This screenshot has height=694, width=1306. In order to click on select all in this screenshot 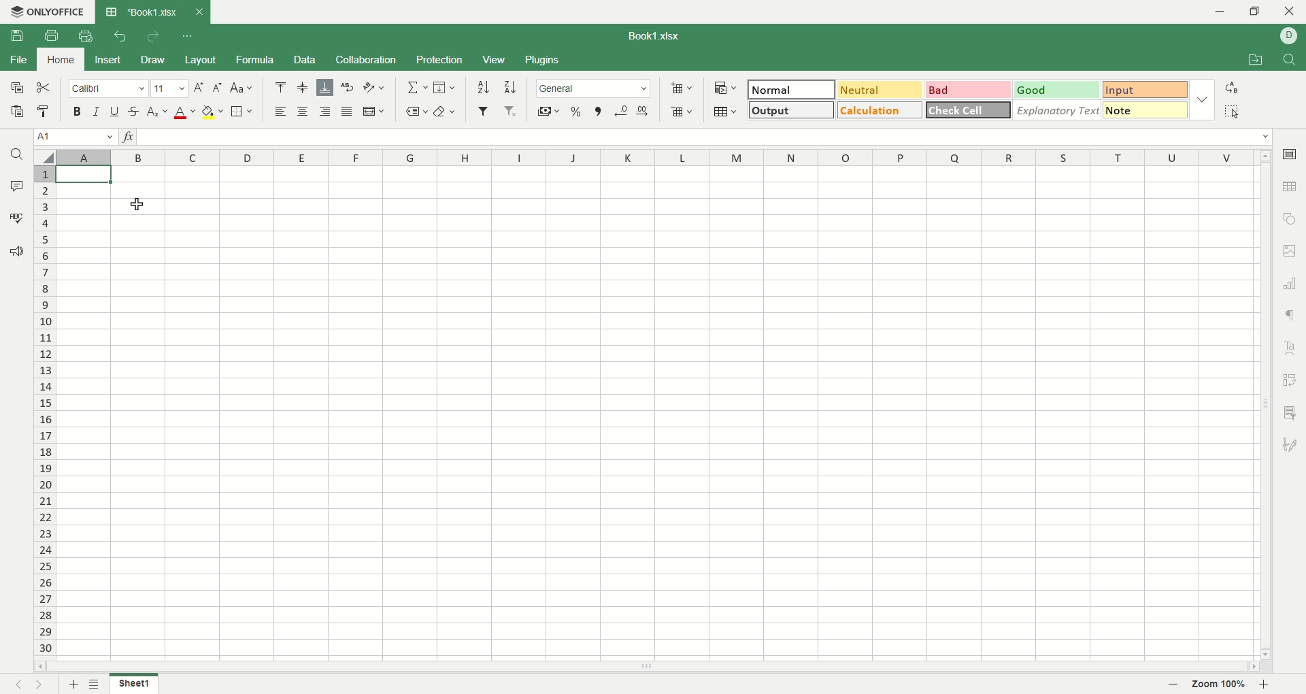, I will do `click(1232, 111)`.